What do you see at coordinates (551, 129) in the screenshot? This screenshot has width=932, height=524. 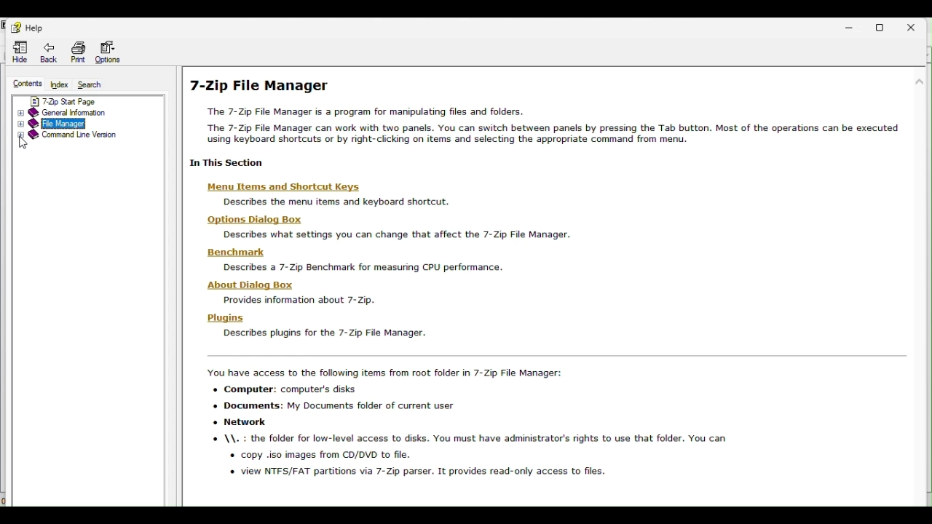 I see `“The 7-Zip File Manager is a program for manipulating files and folders.
The 7-Zip File Manager can work with two panels. You can switch between panels by pressing the Tab button. Most of the operations can be executed
using keyboard shortcuts or by right-clicking on items and selecting the appropriate command from menu.` at bounding box center [551, 129].